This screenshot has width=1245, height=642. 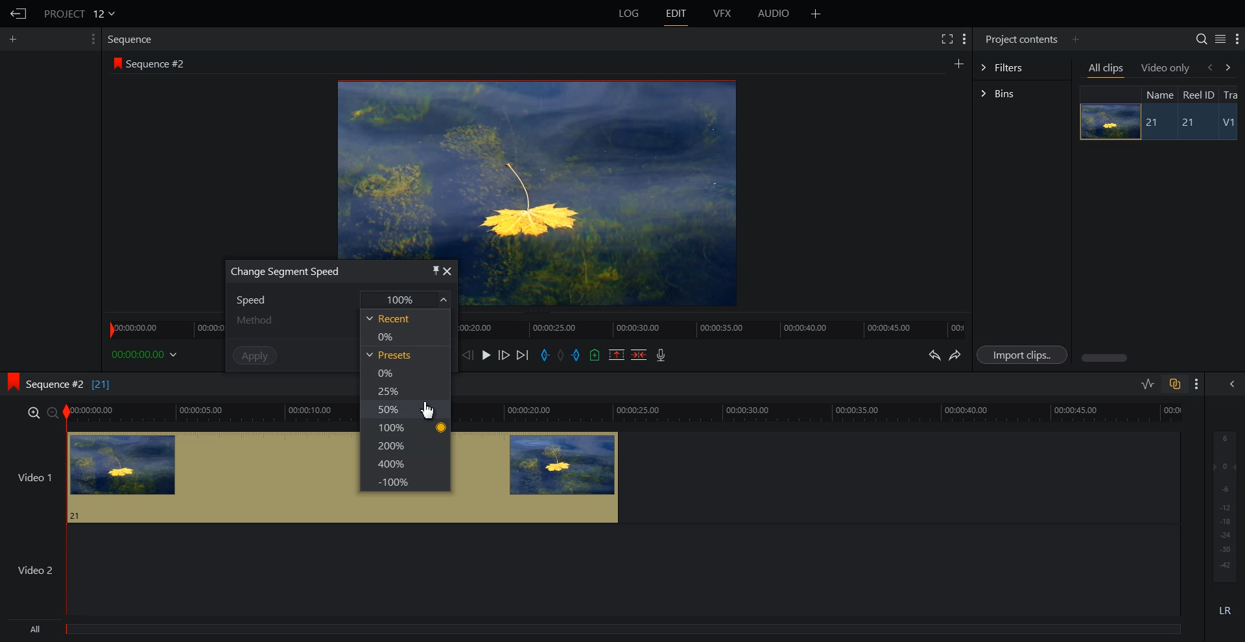 What do you see at coordinates (1230, 124) in the screenshot?
I see `V1` at bounding box center [1230, 124].